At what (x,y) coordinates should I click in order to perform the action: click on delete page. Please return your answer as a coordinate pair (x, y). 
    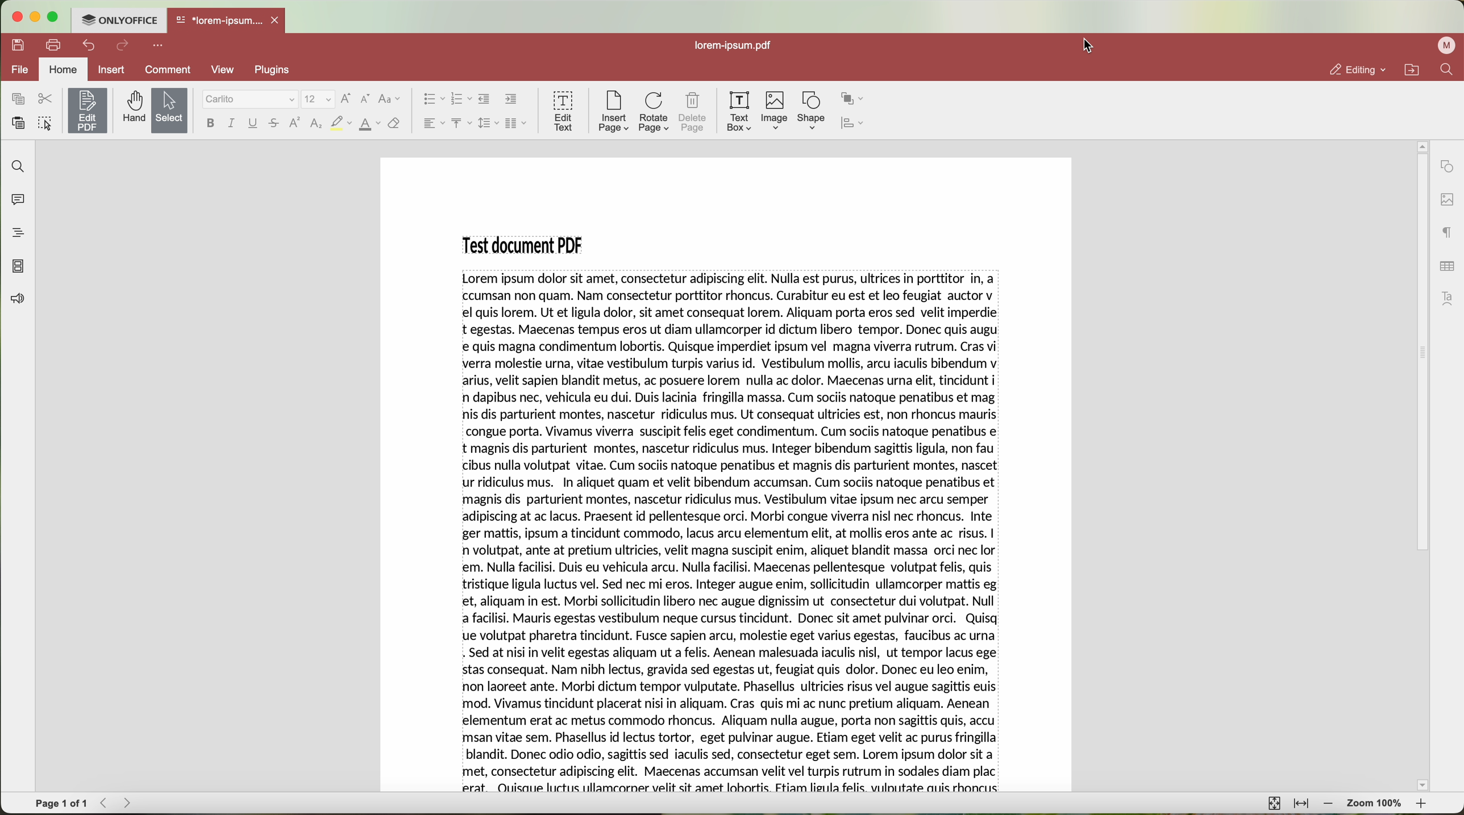
    Looking at the image, I should click on (693, 111).